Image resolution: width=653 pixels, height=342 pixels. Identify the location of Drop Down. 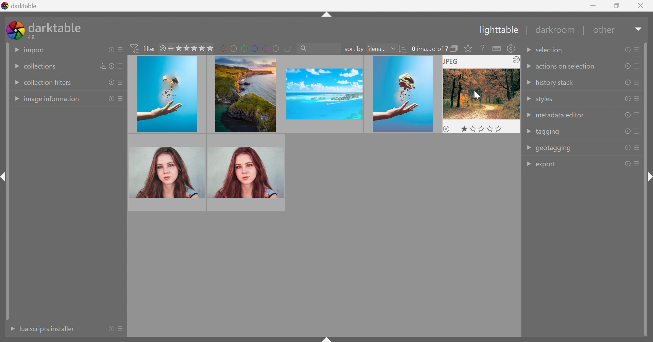
(526, 147).